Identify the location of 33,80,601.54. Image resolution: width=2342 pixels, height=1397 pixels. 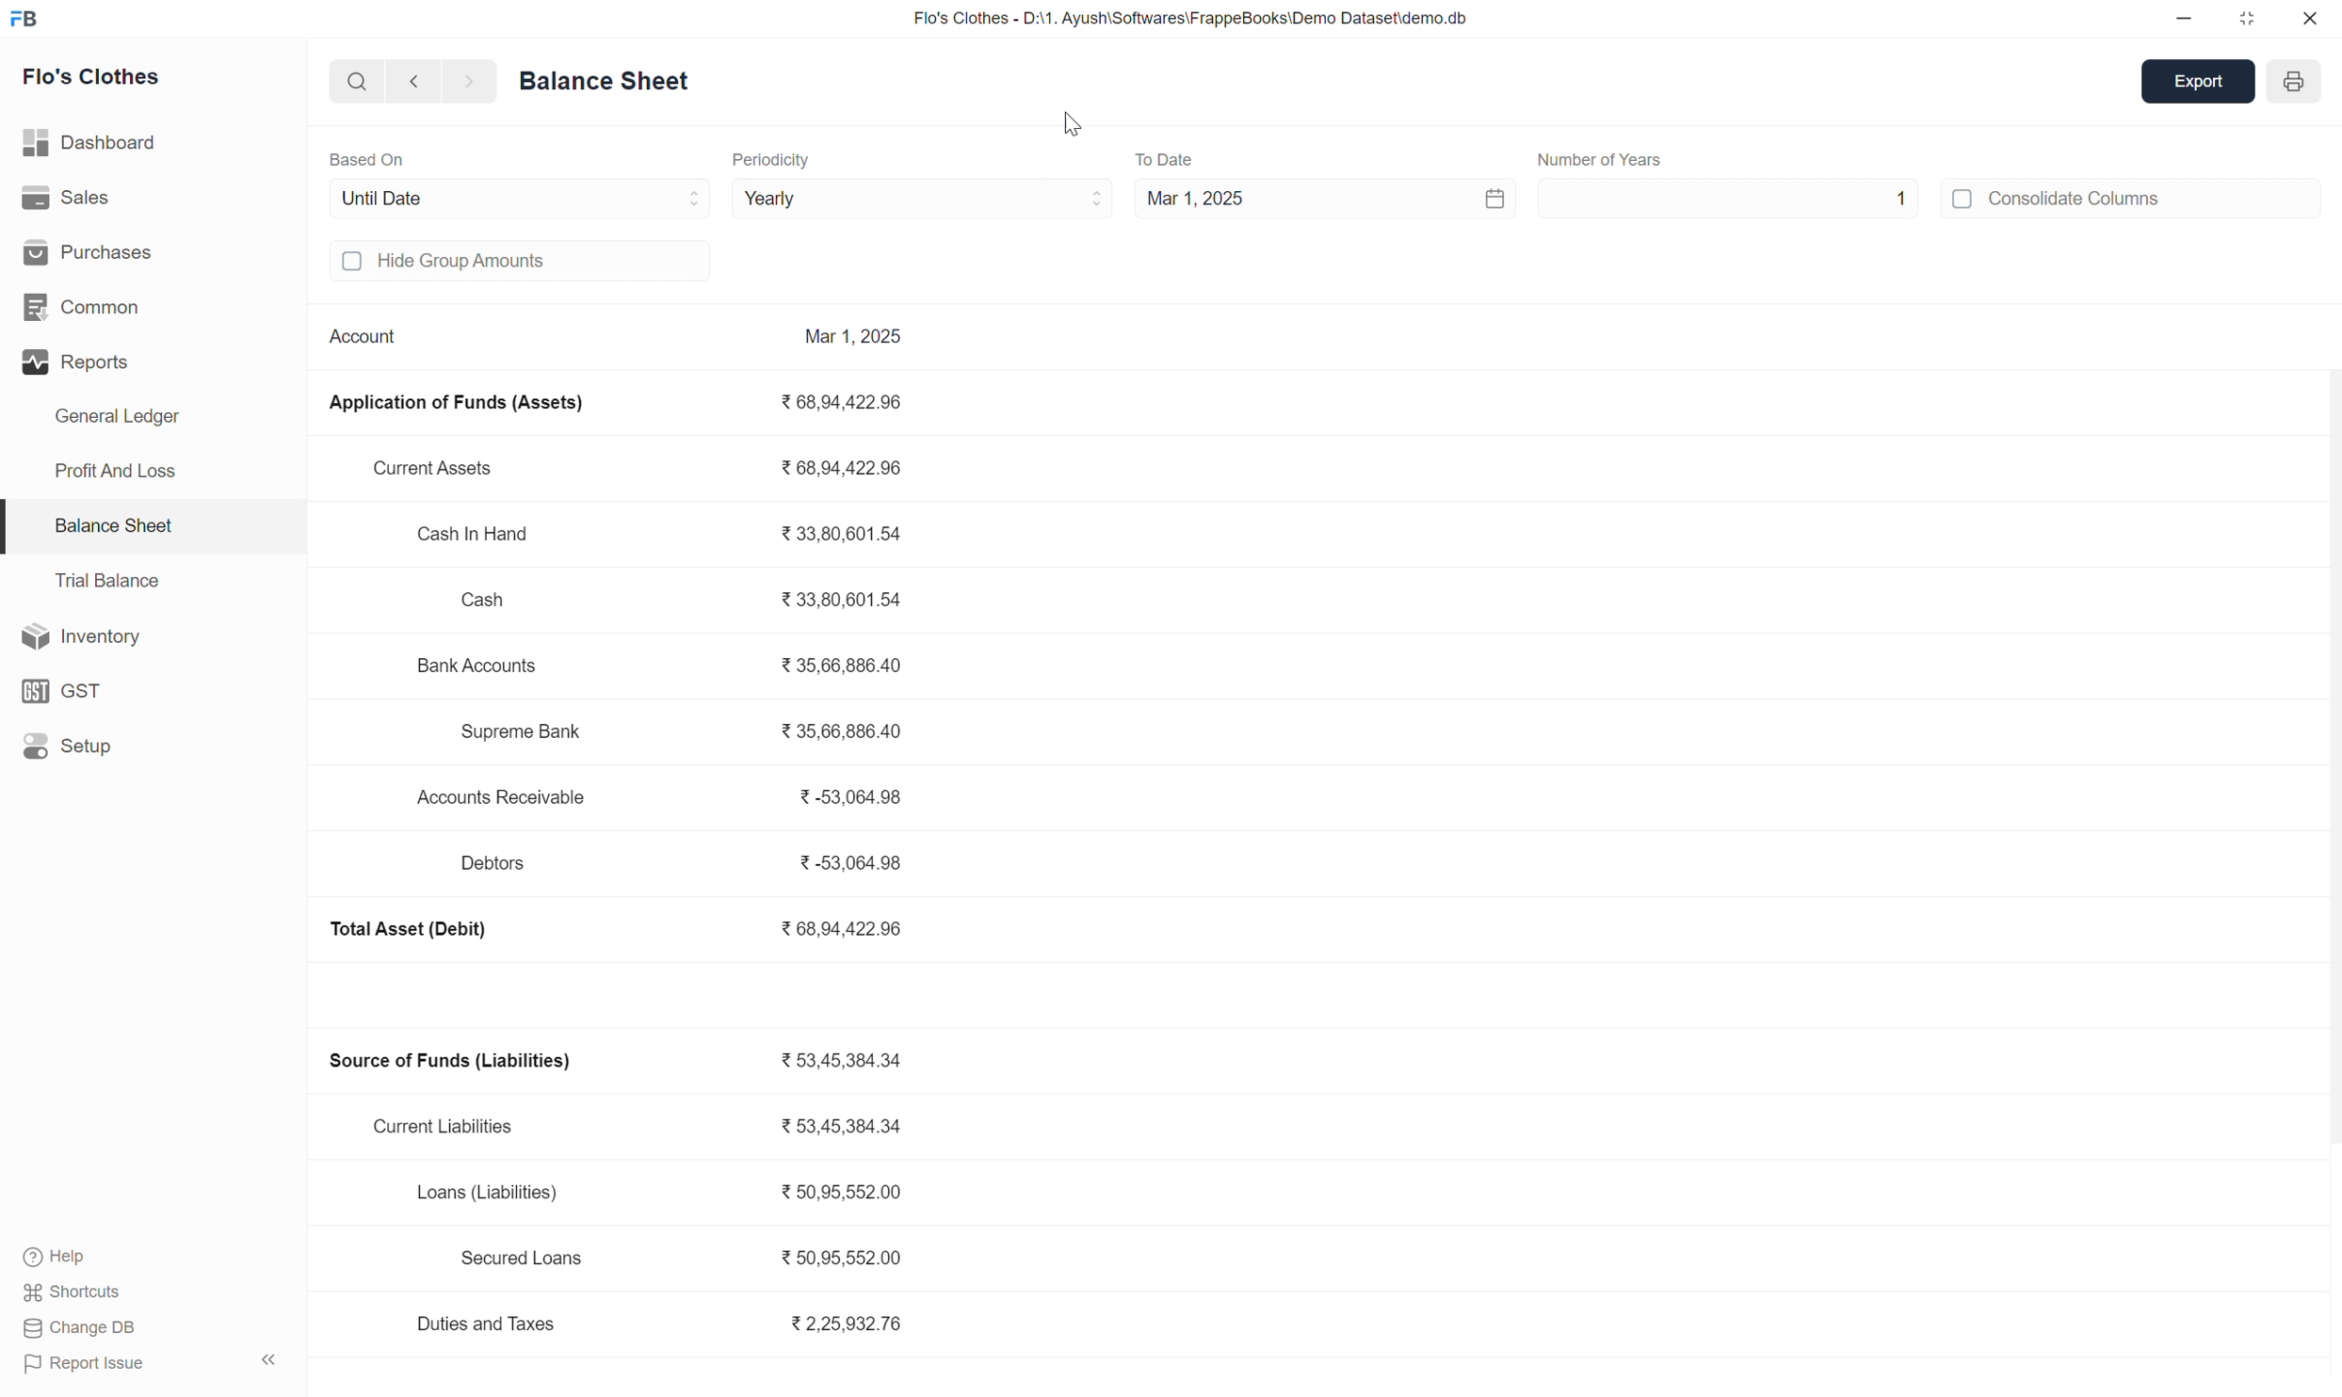
(851, 536).